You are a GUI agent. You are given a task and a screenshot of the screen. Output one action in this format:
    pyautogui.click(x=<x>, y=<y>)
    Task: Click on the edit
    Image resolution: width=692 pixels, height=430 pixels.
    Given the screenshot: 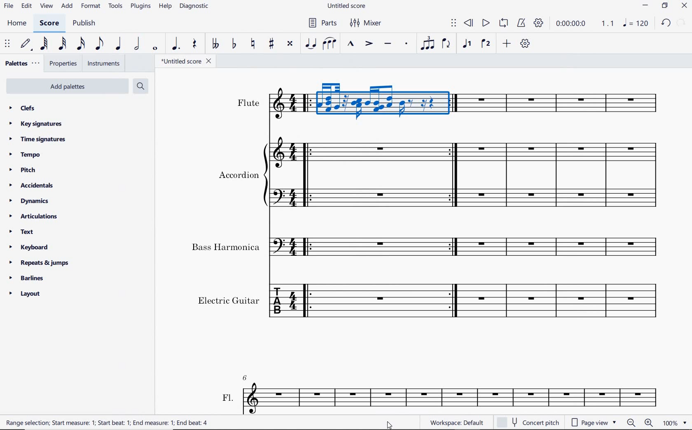 What is the action you would take?
    pyautogui.click(x=26, y=6)
    